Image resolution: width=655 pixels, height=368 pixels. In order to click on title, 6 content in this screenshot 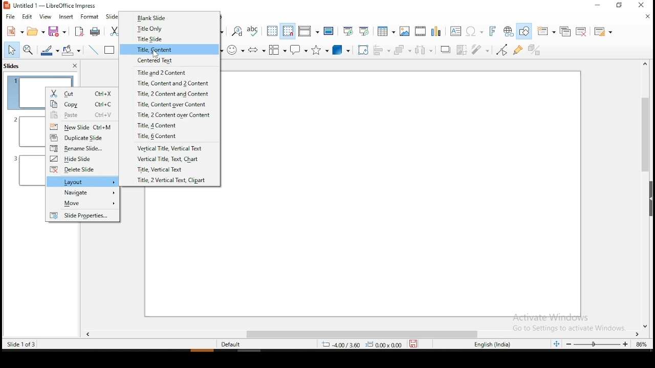, I will do `click(172, 136)`.